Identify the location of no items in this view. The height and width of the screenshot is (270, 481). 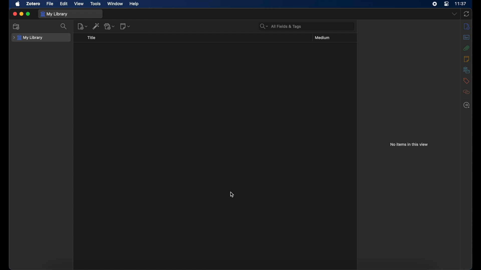
(409, 144).